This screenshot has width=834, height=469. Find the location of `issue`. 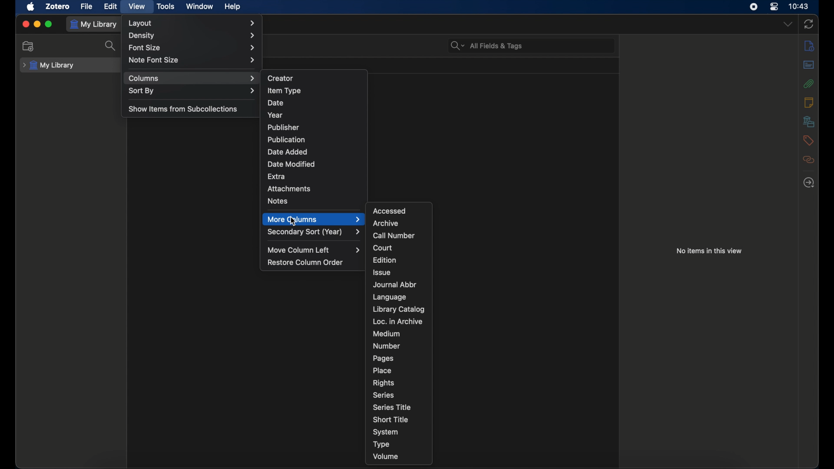

issue is located at coordinates (381, 272).